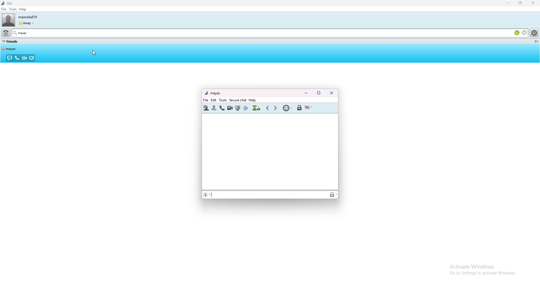 This screenshot has height=289, width=540. What do you see at coordinates (13, 9) in the screenshot?
I see `tools` at bounding box center [13, 9].